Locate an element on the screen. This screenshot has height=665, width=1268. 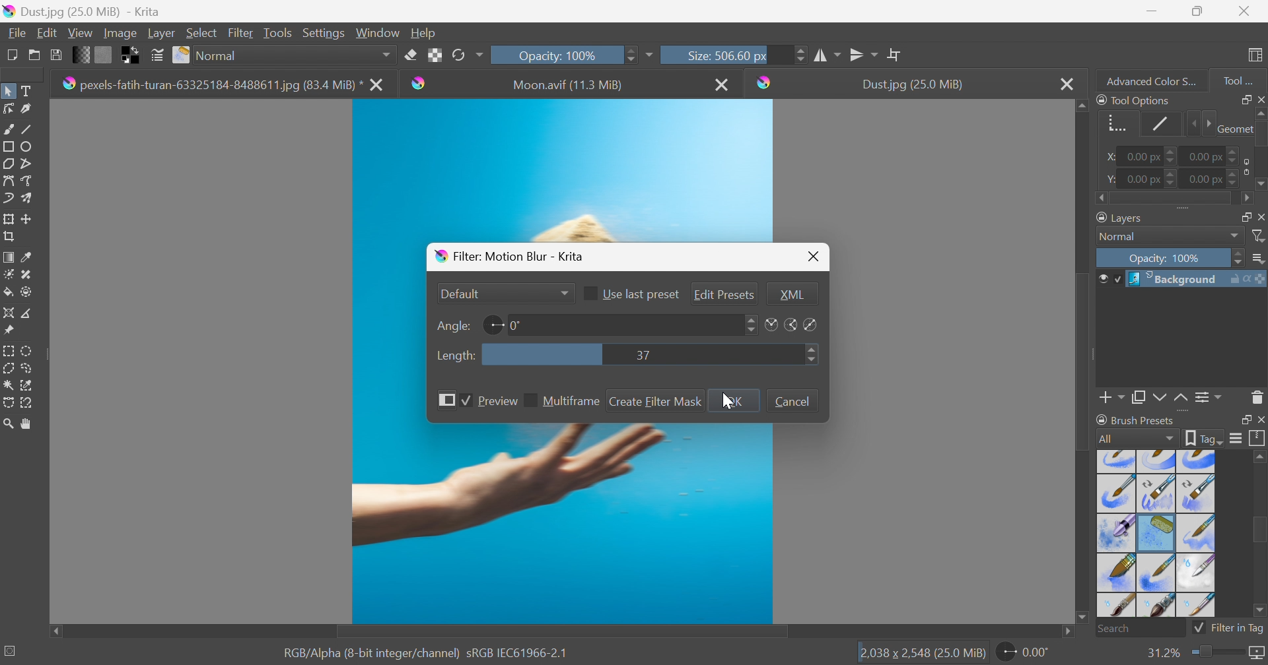
Preserve Alpha is located at coordinates (435, 55).